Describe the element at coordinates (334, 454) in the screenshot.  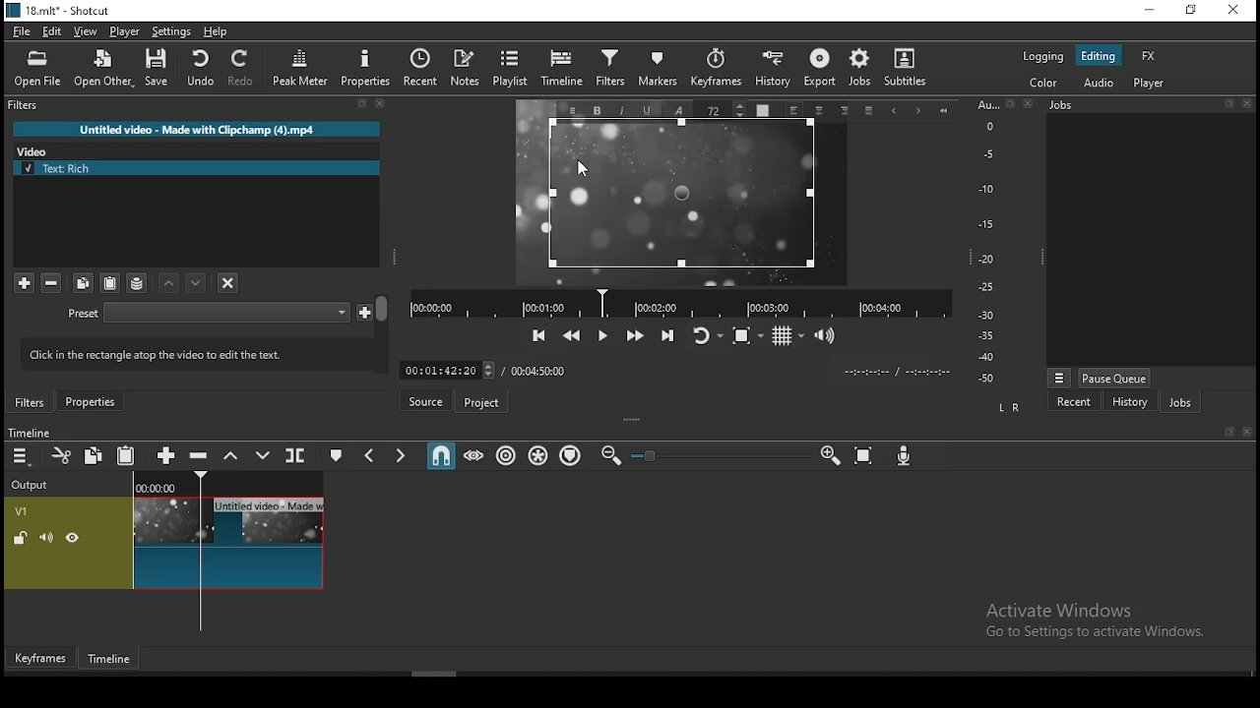
I see `create/edit marker` at that location.